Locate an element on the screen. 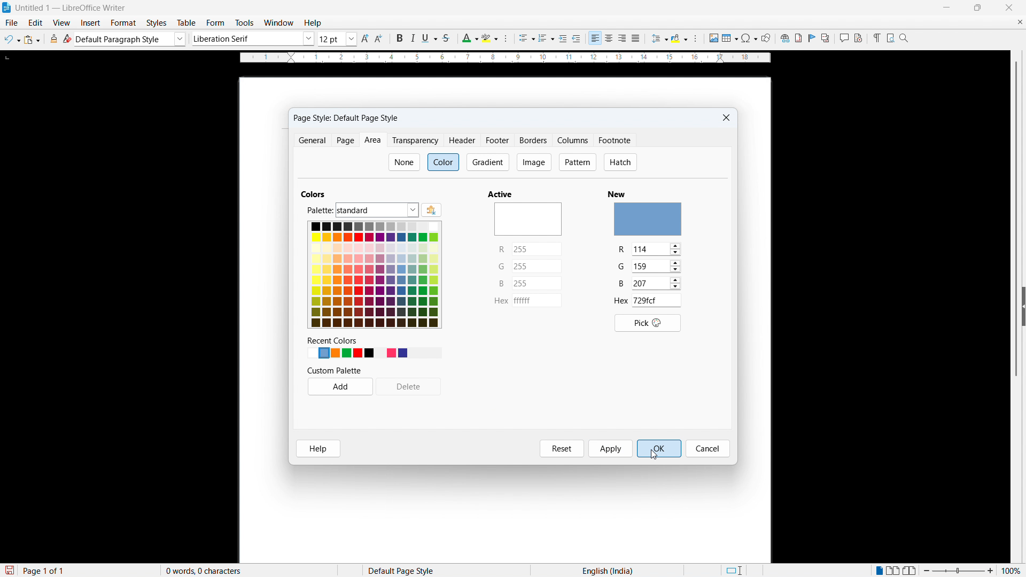 The width and height of the screenshot is (1026, 577). Undo  is located at coordinates (12, 40).